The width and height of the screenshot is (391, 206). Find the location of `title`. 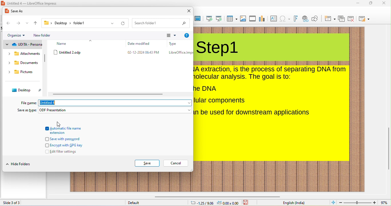

title is located at coordinates (218, 49).